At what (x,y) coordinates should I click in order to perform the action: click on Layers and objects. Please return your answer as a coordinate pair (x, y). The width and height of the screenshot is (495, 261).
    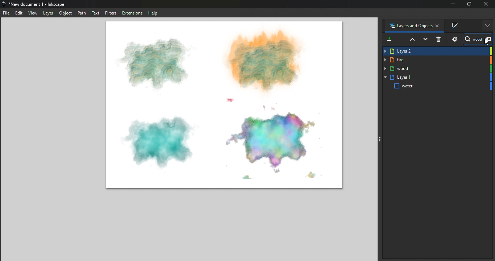
    Looking at the image, I should click on (412, 25).